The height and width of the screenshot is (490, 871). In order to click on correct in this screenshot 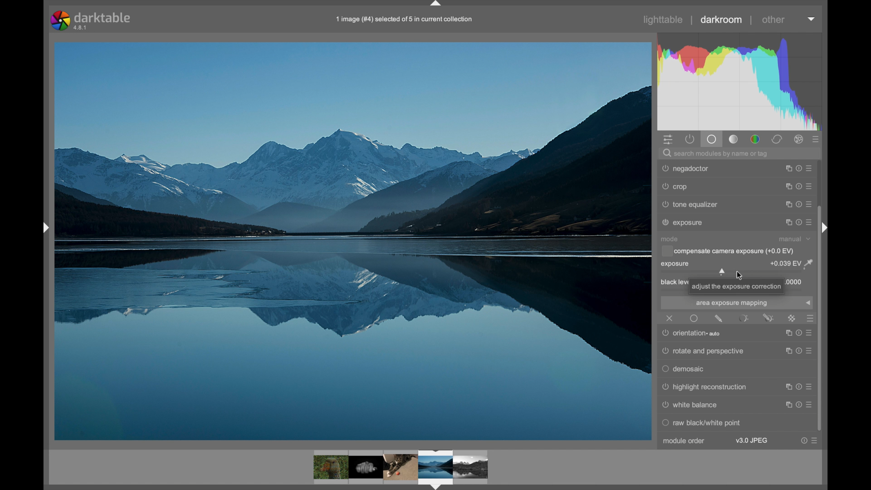, I will do `click(777, 139)`.